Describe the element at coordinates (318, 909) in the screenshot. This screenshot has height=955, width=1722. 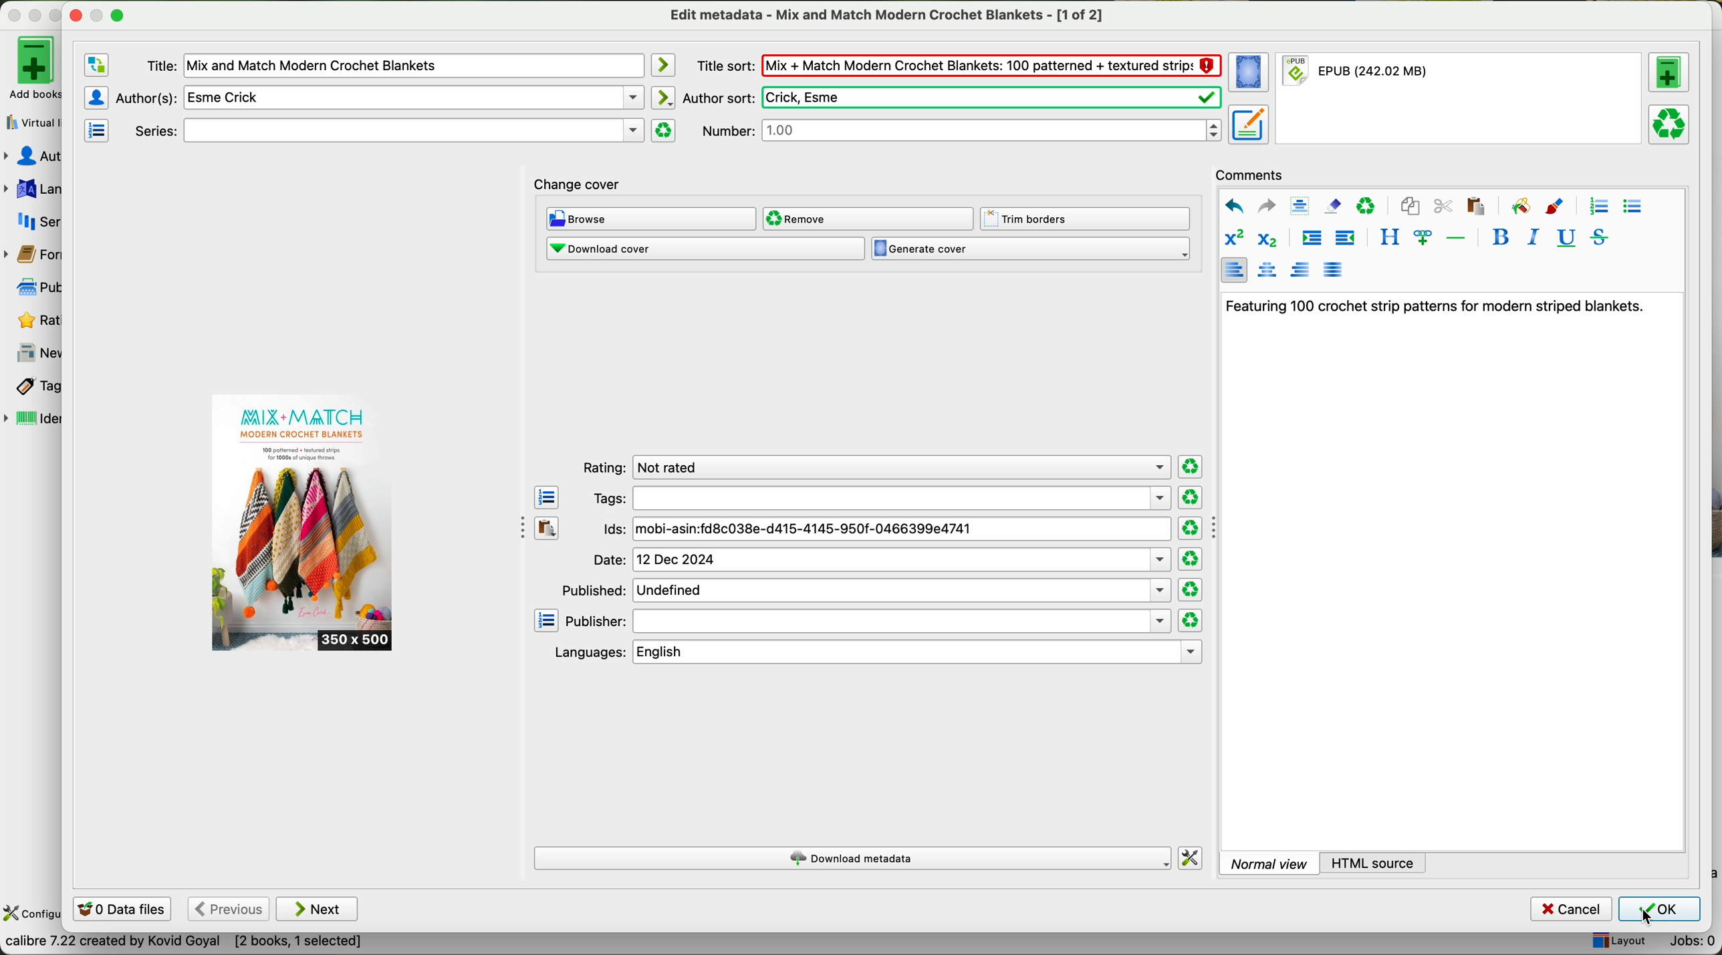
I see `next` at that location.